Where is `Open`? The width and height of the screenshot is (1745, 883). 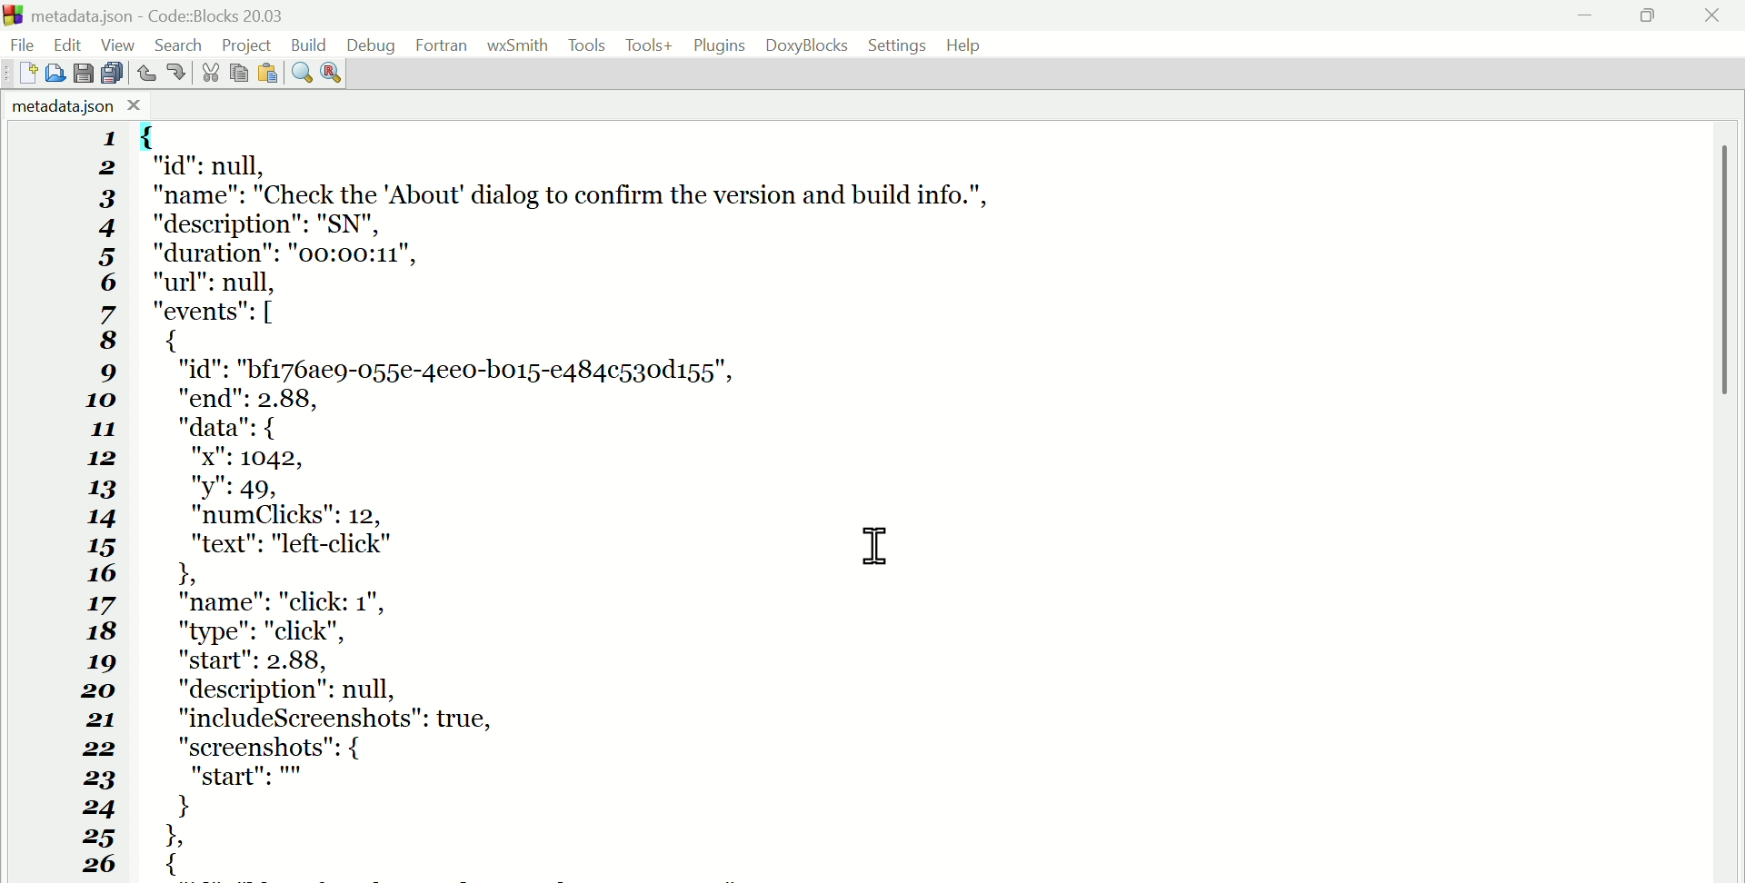
Open is located at coordinates (58, 71).